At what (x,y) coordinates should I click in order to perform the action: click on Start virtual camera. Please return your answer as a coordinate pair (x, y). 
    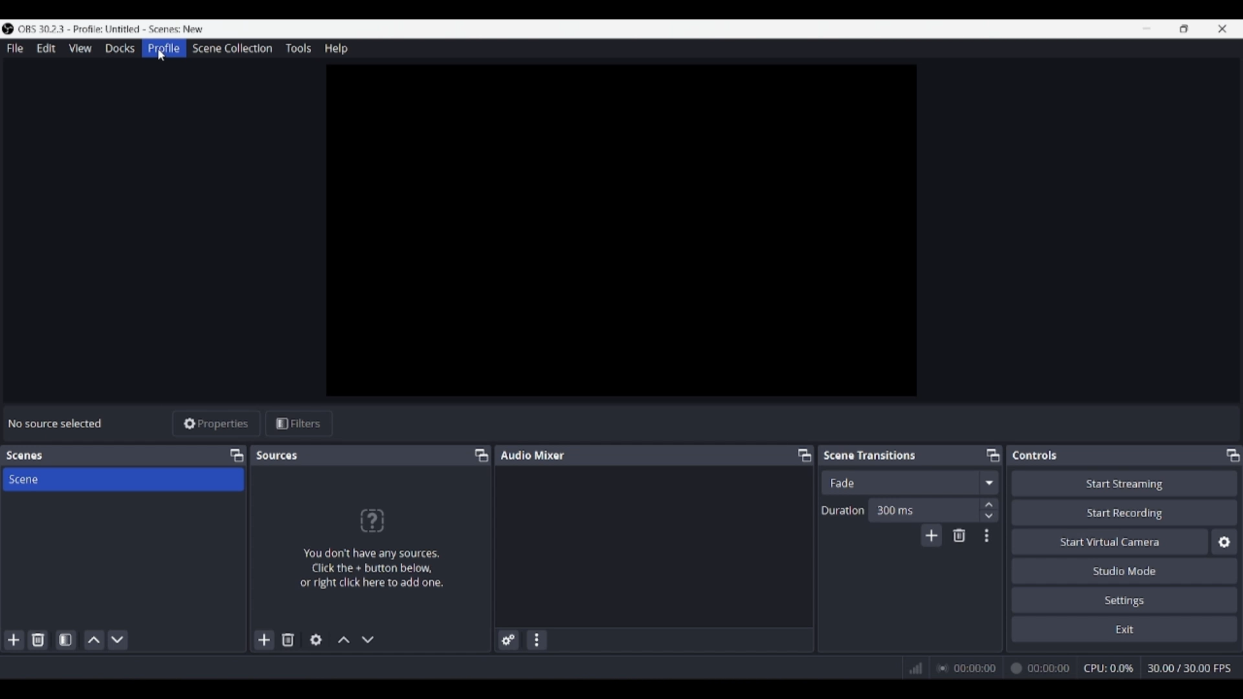
    Looking at the image, I should click on (1110, 541).